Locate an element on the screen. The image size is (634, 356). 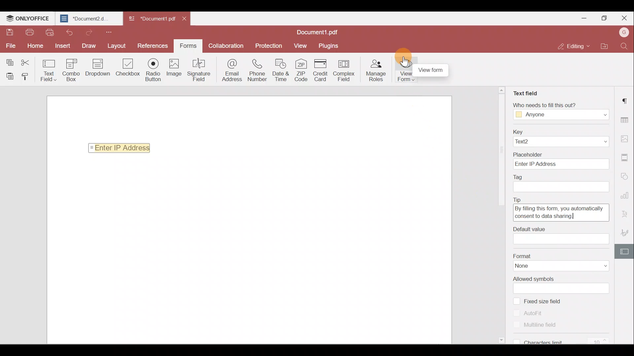
File is located at coordinates (10, 45).